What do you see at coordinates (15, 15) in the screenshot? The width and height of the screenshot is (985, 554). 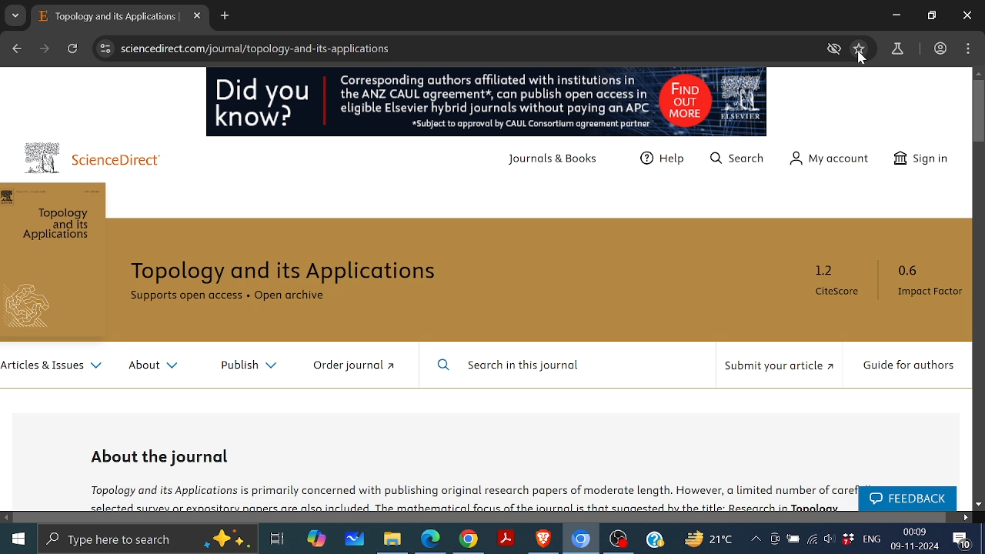 I see `Search tabs` at bounding box center [15, 15].